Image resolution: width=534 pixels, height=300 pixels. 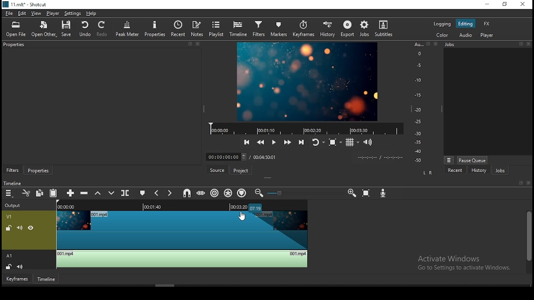 What do you see at coordinates (352, 193) in the screenshot?
I see `zoom timeline` at bounding box center [352, 193].